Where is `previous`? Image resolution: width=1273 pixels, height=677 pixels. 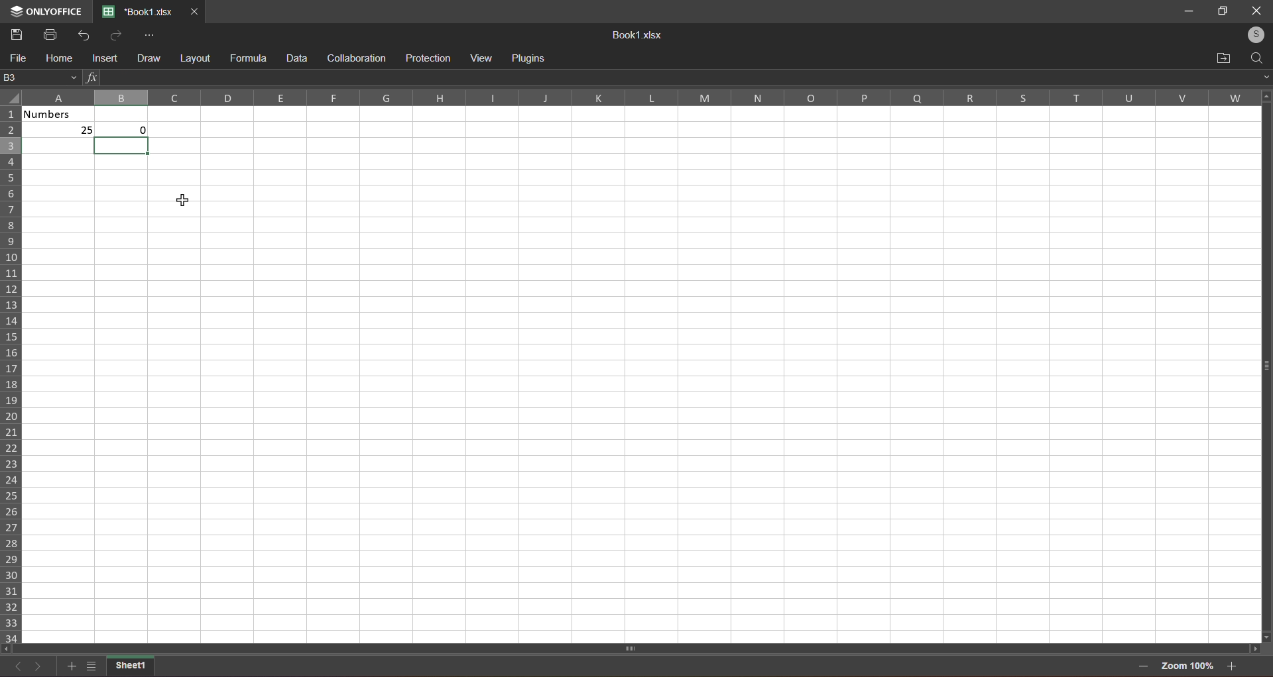 previous is located at coordinates (19, 670).